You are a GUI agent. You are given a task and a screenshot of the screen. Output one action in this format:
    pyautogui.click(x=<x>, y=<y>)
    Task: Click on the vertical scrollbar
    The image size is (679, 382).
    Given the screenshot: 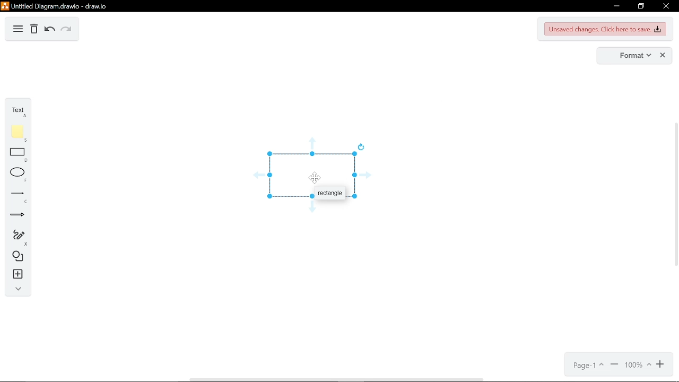 What is the action you would take?
    pyautogui.click(x=675, y=197)
    